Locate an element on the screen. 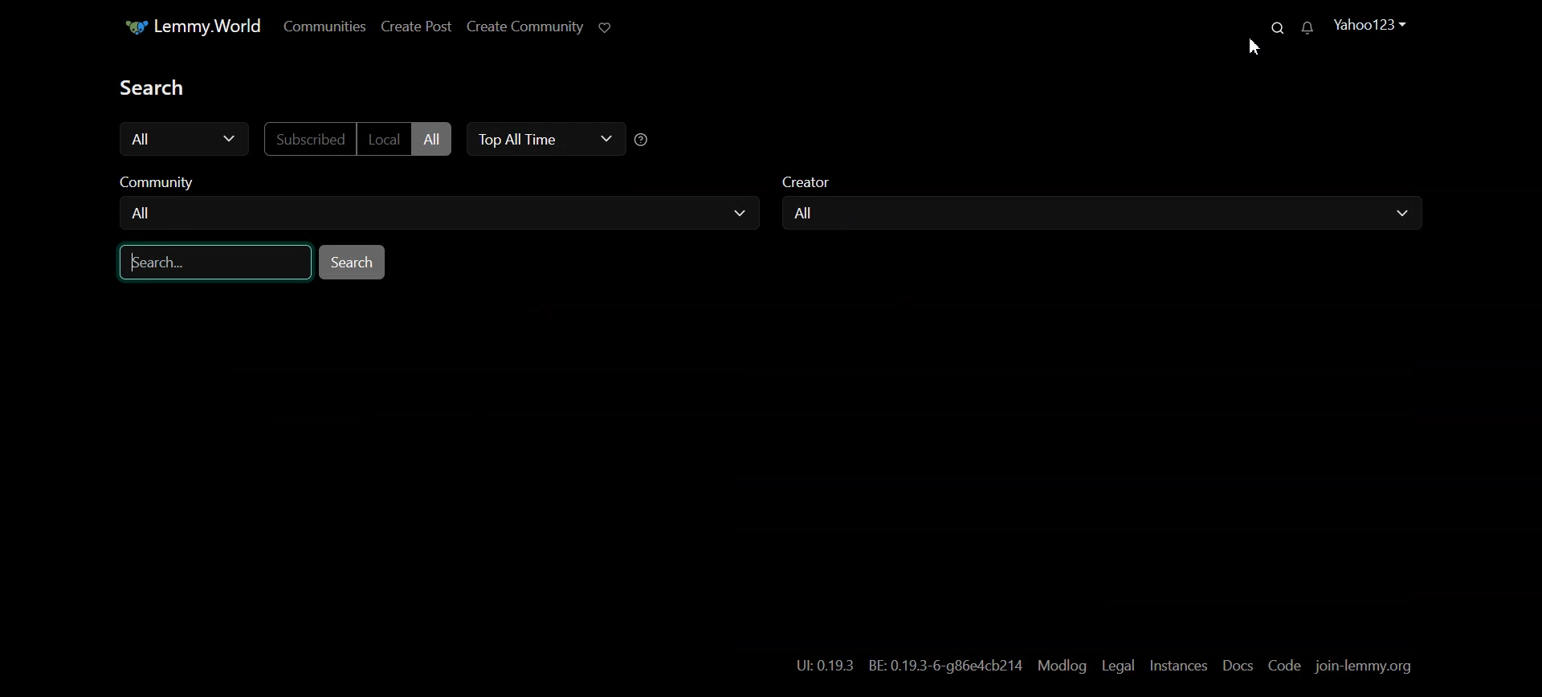 This screenshot has height=697, width=1542. Text is located at coordinates (150, 87).